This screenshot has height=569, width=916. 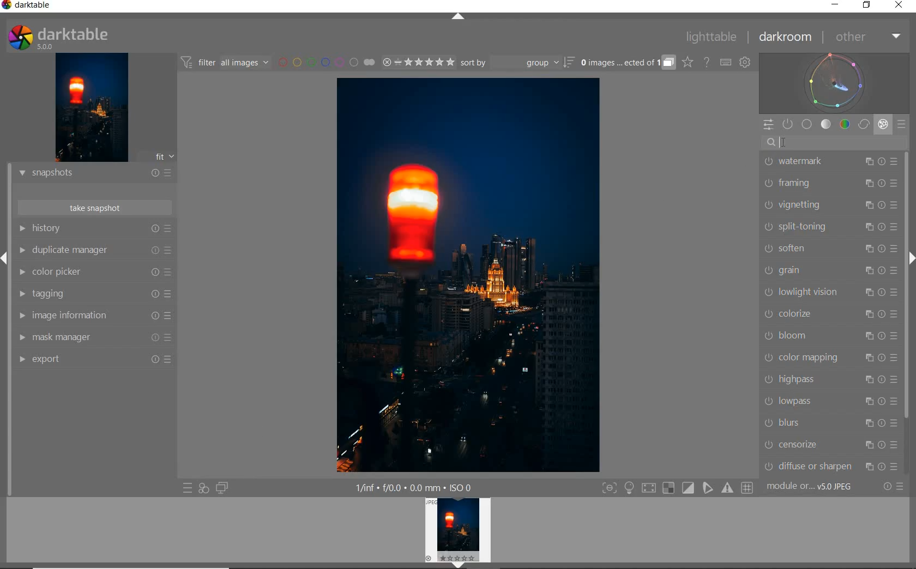 What do you see at coordinates (882, 380) in the screenshot?
I see `Reset` at bounding box center [882, 380].